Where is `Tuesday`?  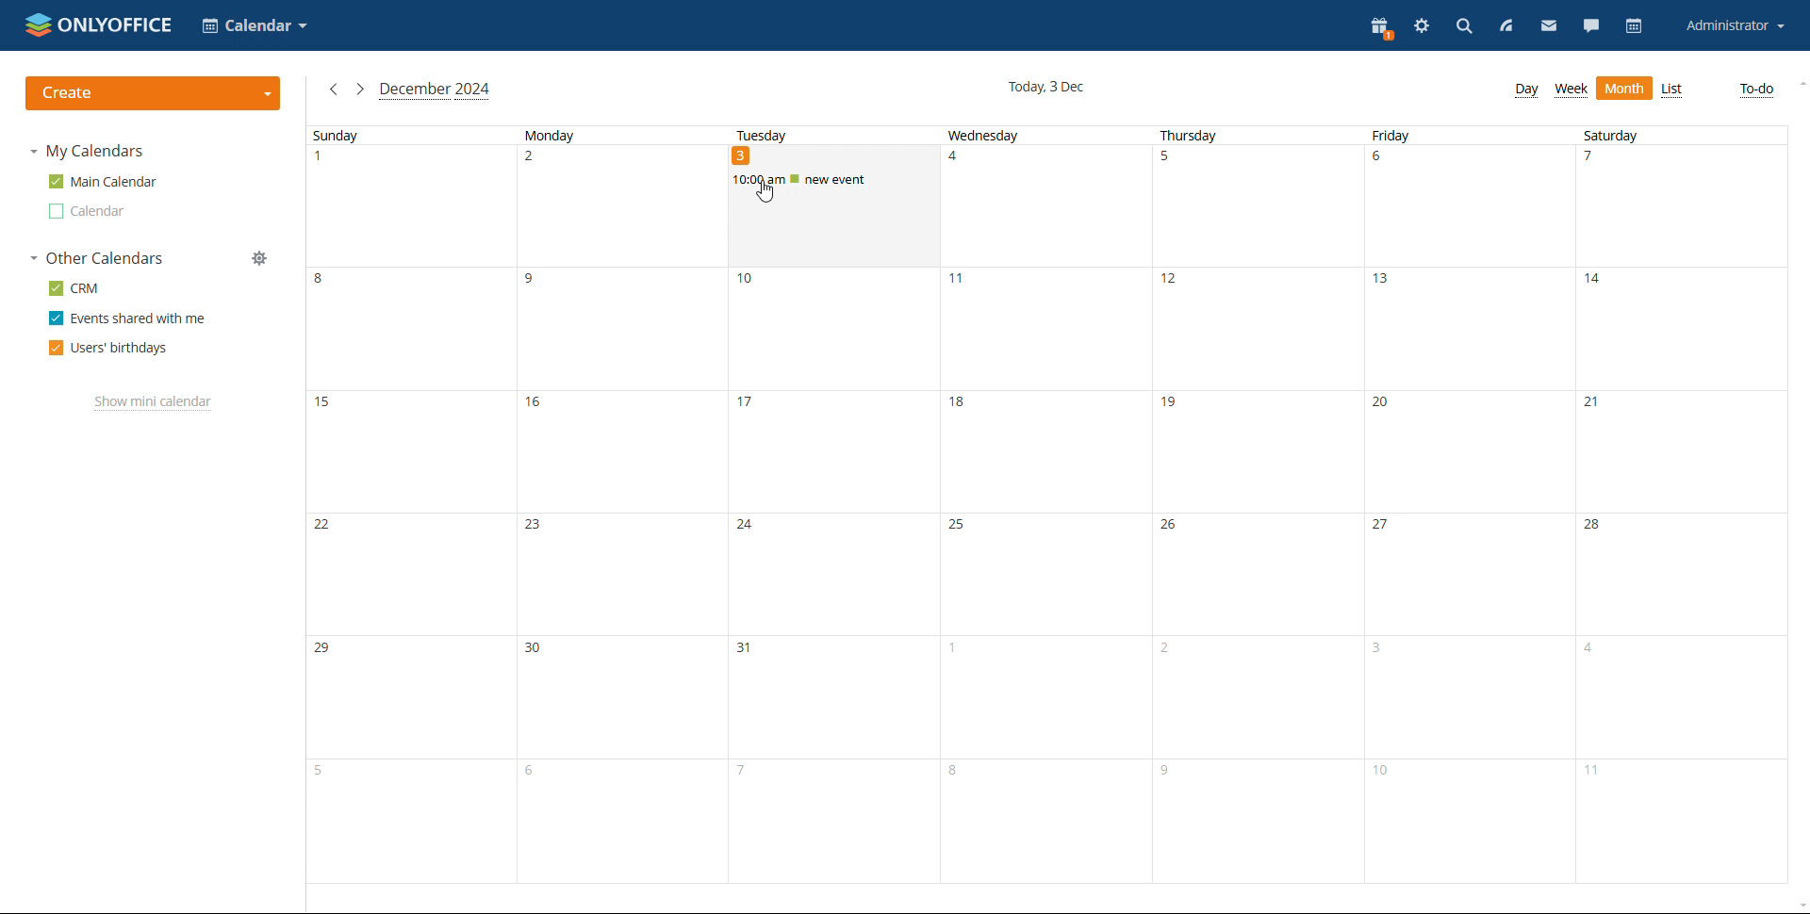 Tuesday is located at coordinates (829, 135).